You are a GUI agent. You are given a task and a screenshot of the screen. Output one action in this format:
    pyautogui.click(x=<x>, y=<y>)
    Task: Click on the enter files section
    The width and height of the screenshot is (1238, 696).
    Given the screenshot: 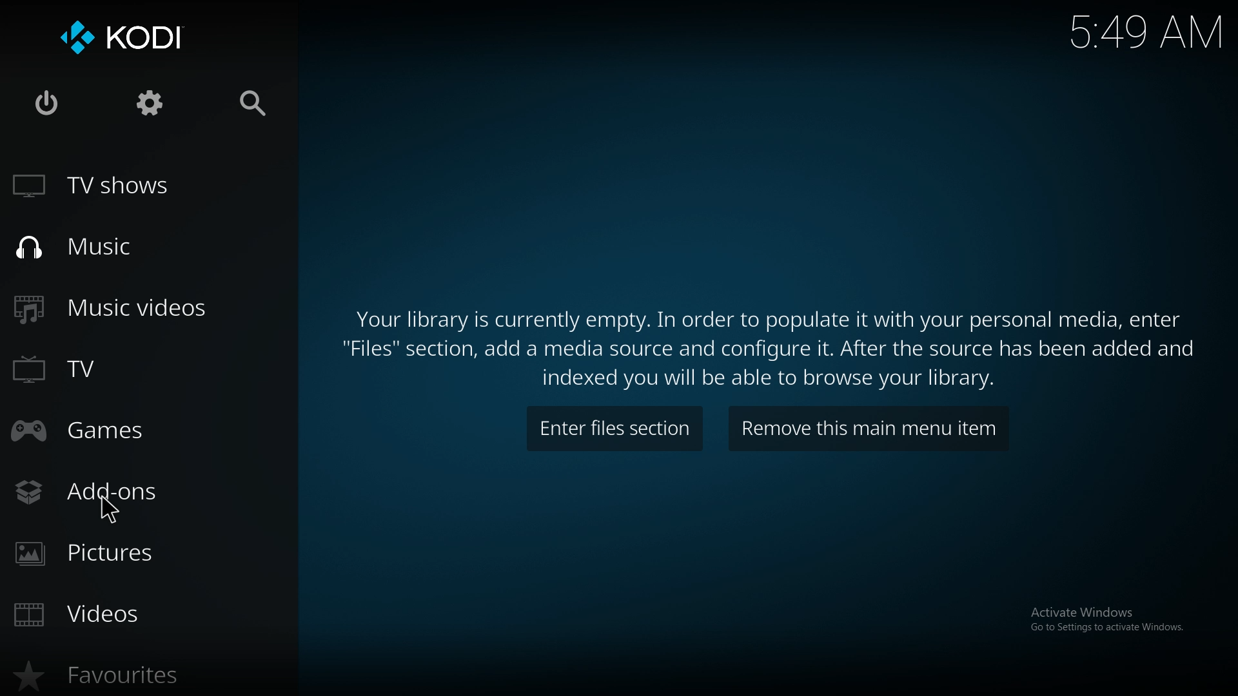 What is the action you would take?
    pyautogui.click(x=617, y=429)
    